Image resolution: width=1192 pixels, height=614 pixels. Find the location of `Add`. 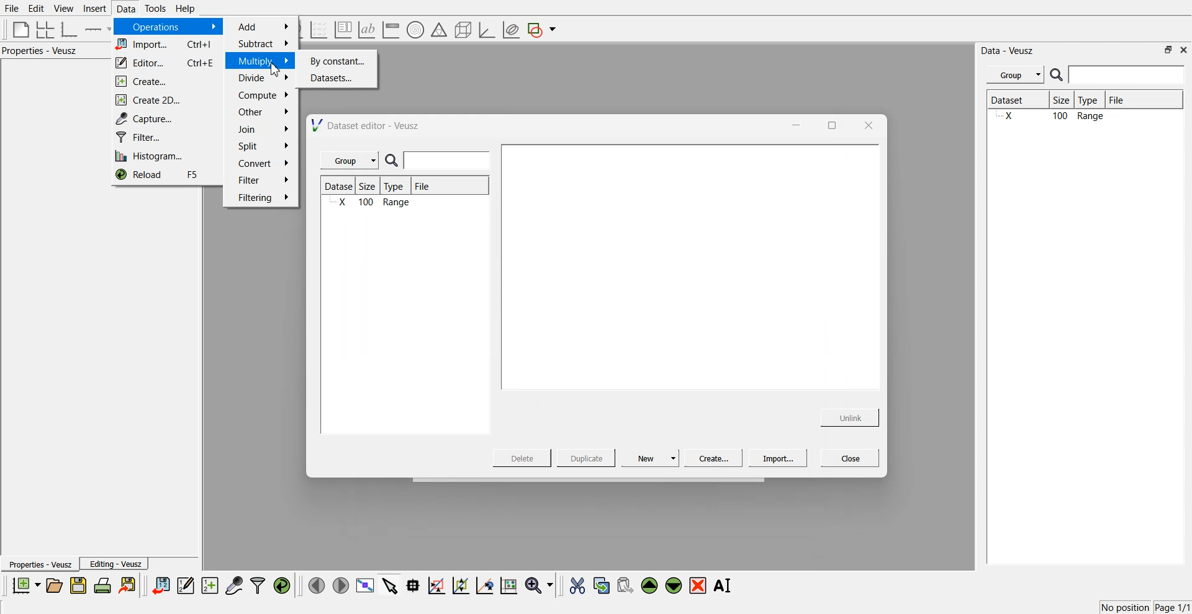

Add is located at coordinates (264, 27).